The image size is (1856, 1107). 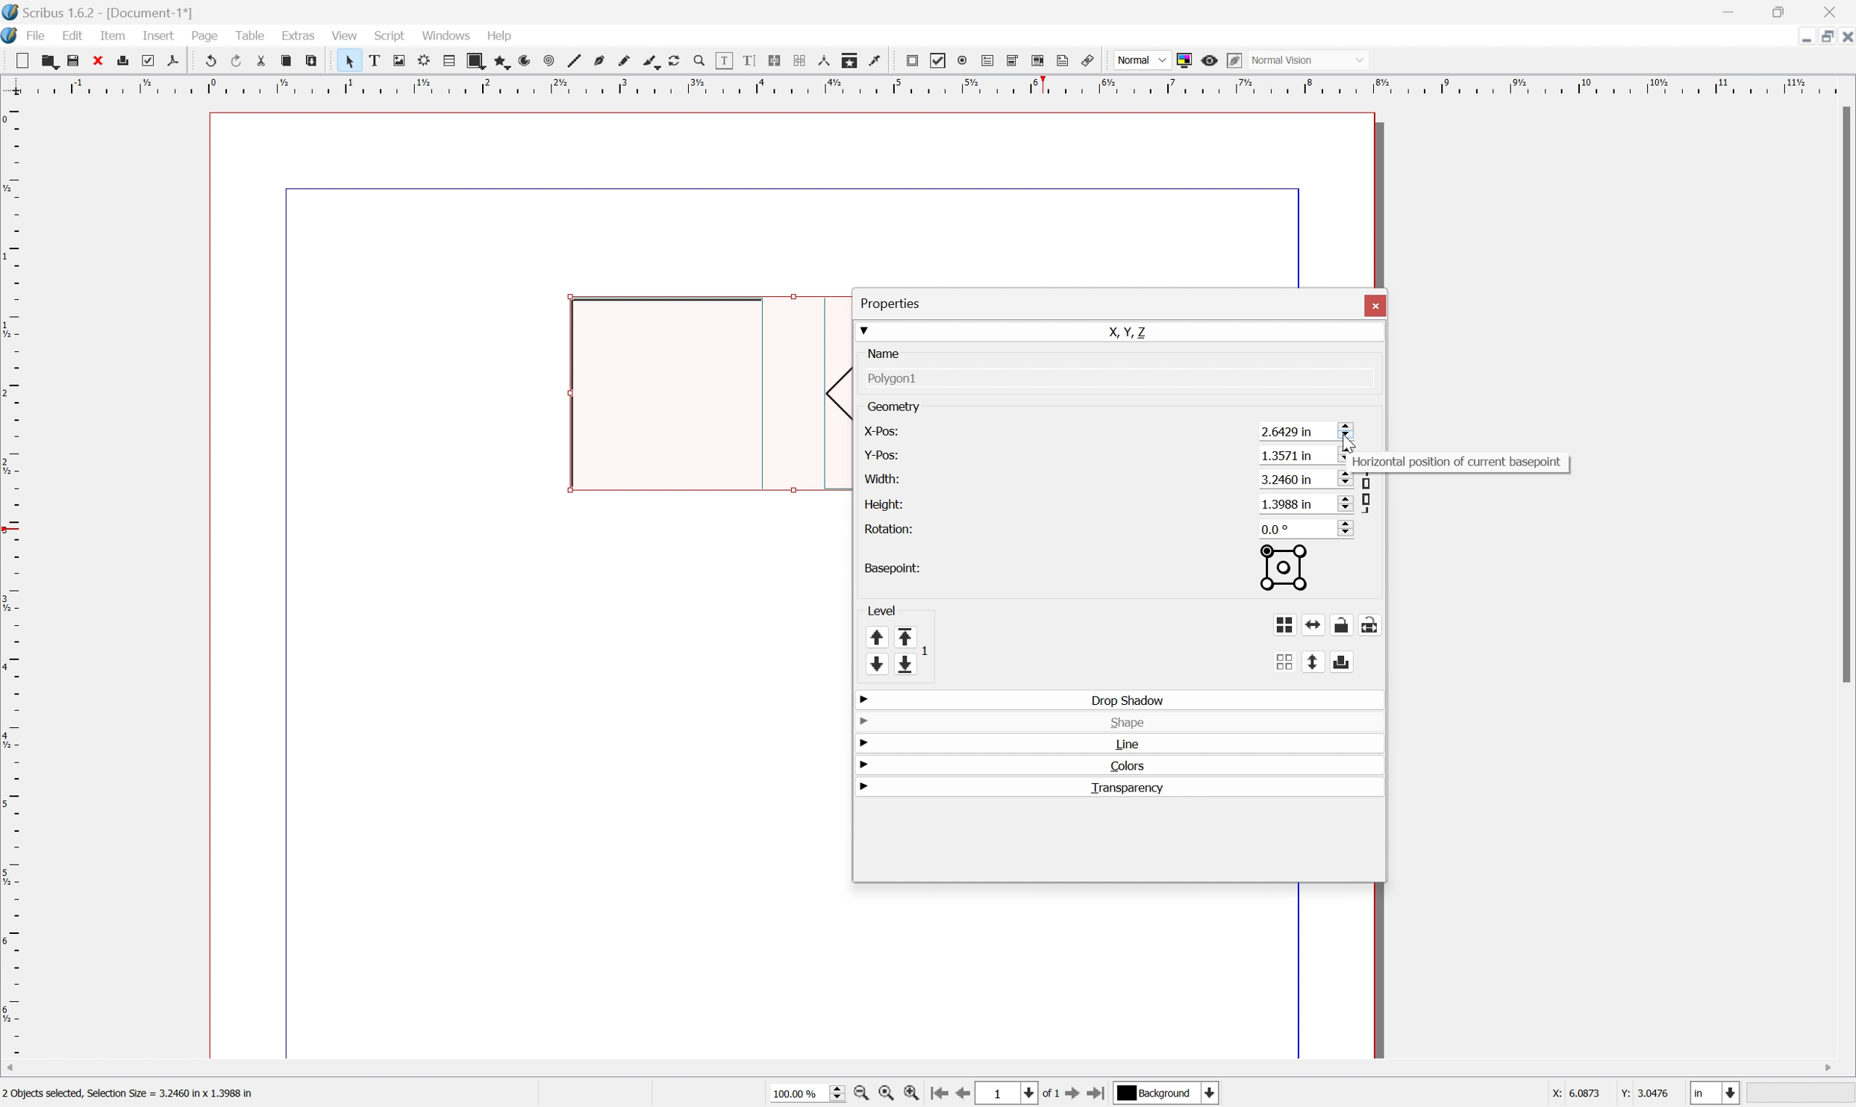 I want to click on redo, so click(x=234, y=62).